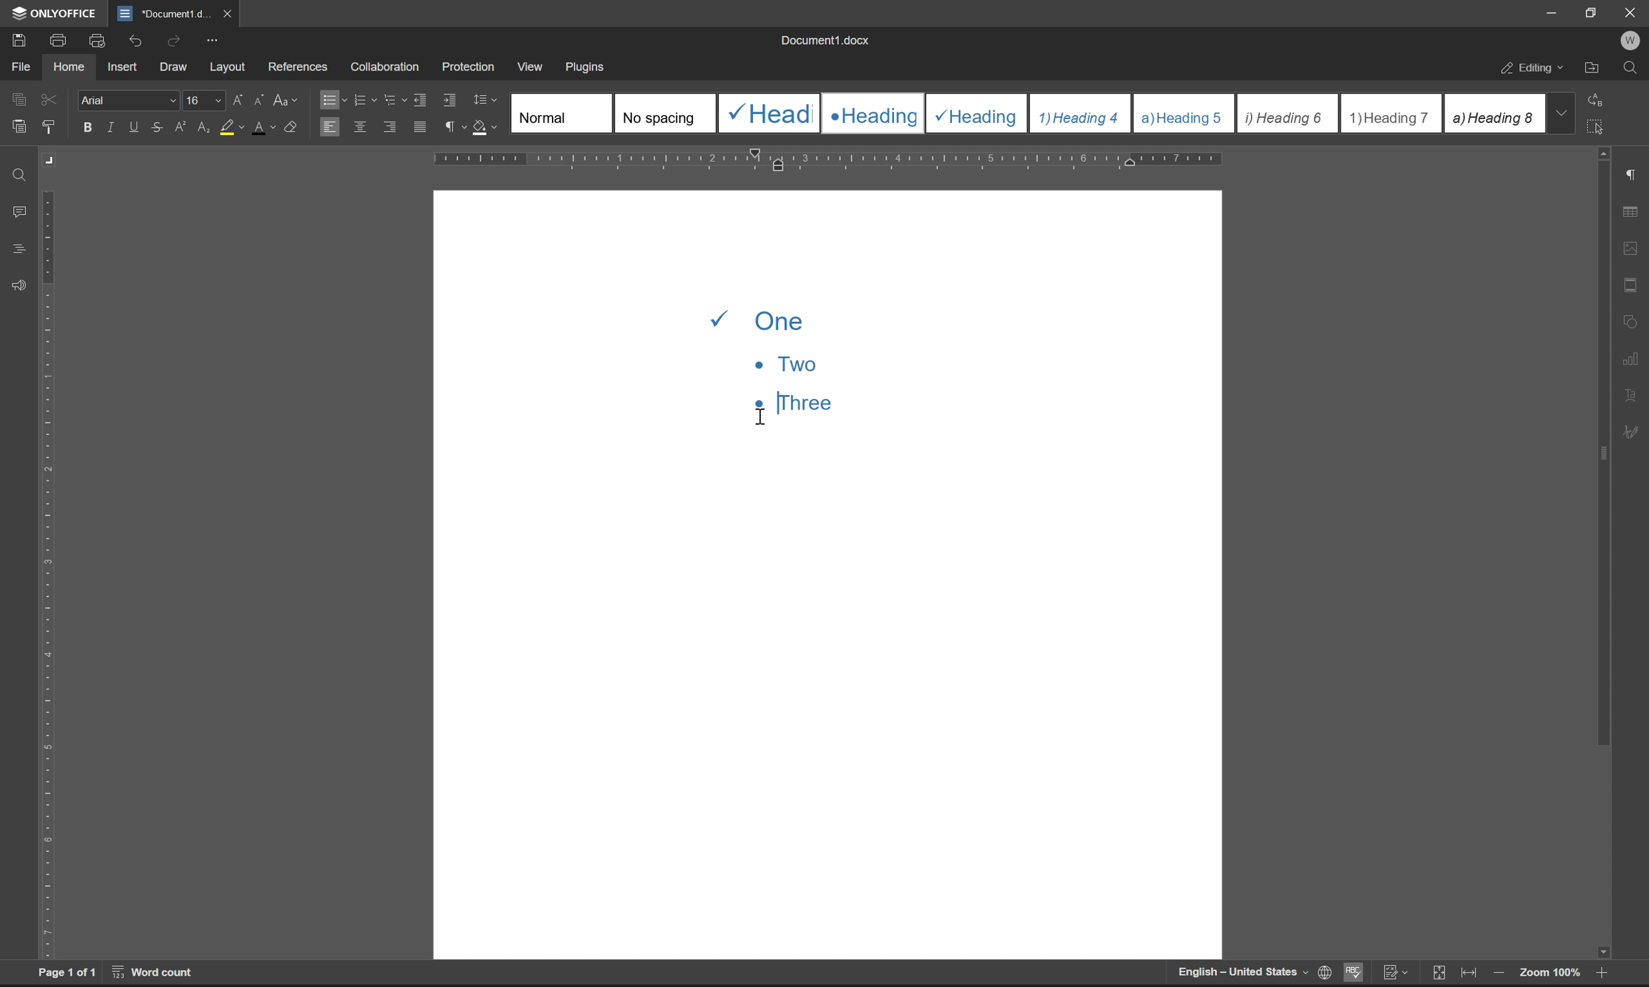 The width and height of the screenshot is (1649, 987). I want to click on italic, so click(113, 126).